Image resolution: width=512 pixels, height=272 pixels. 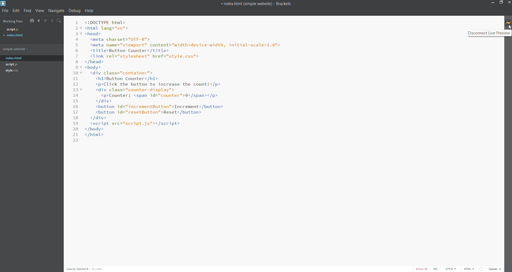 I want to click on logo, so click(x=3, y=3).